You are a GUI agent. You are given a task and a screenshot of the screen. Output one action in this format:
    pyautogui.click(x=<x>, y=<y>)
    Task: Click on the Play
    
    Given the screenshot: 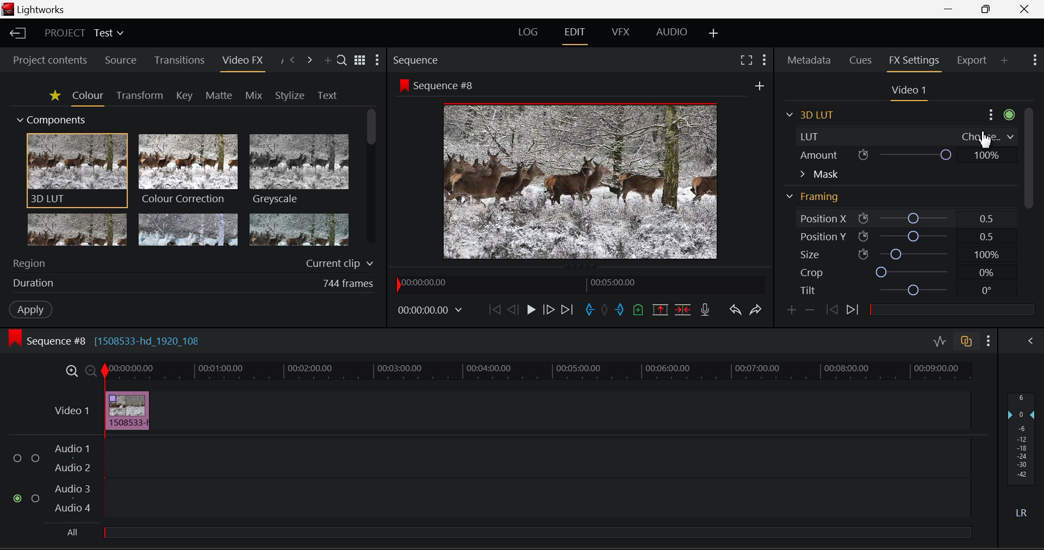 What is the action you would take?
    pyautogui.click(x=530, y=310)
    